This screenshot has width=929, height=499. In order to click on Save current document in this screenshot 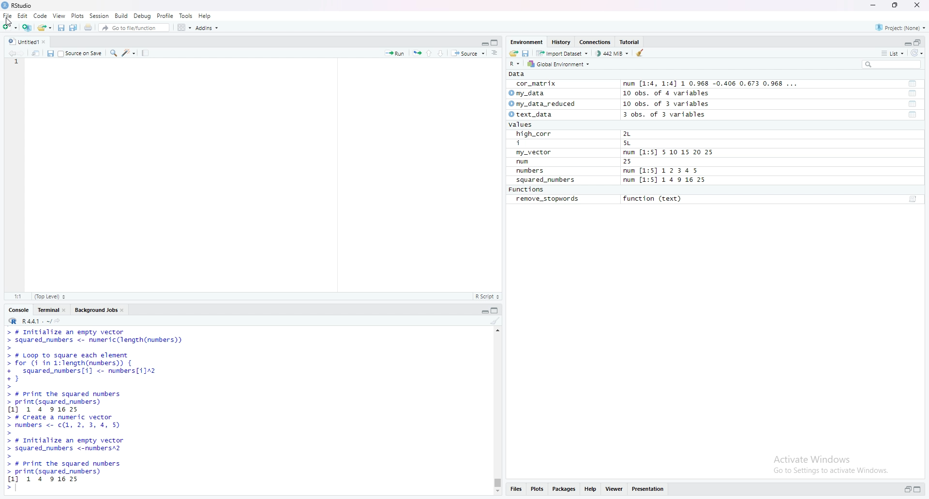, I will do `click(61, 28)`.